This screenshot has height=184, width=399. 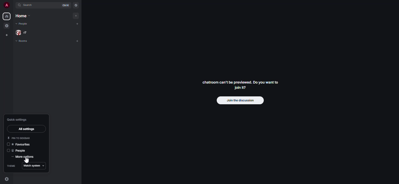 What do you see at coordinates (239, 101) in the screenshot?
I see `join the discussion` at bounding box center [239, 101].